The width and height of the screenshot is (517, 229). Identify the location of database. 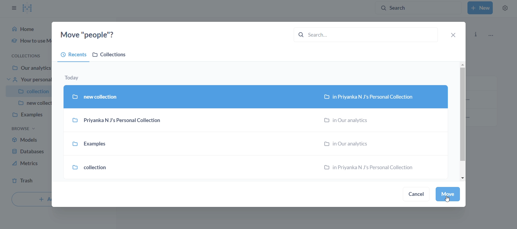
(26, 151).